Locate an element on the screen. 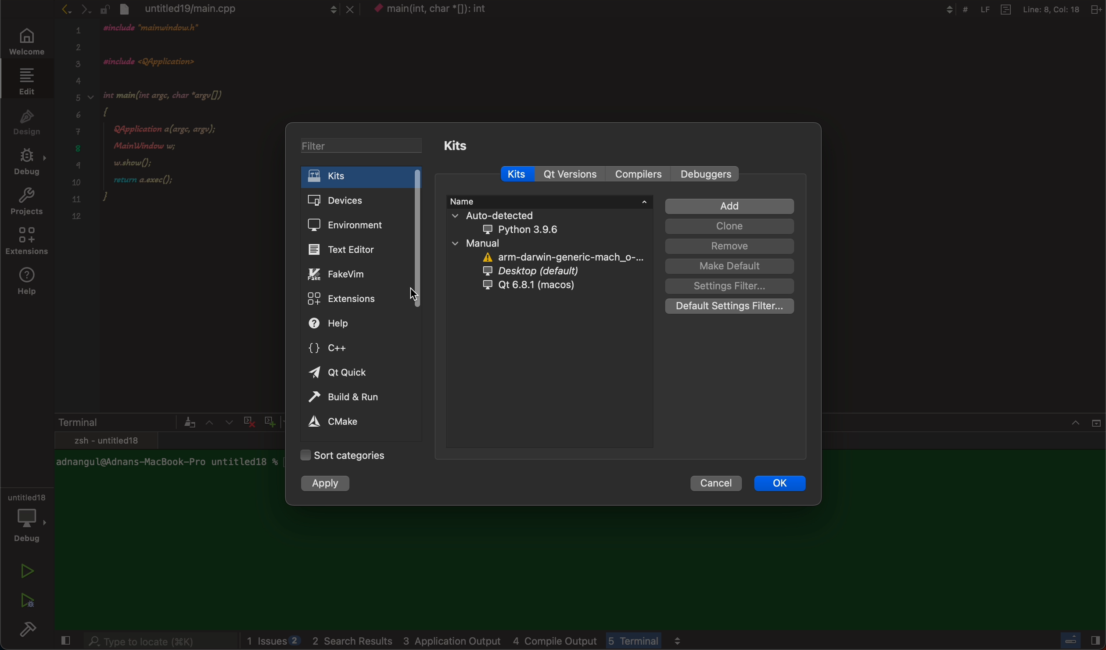  search is located at coordinates (160, 642).